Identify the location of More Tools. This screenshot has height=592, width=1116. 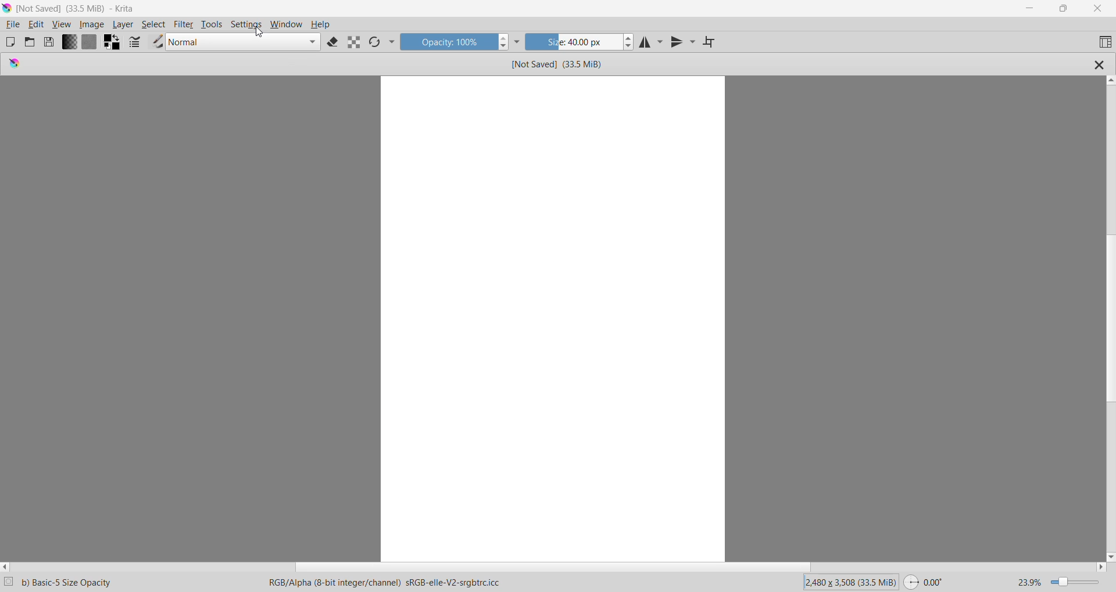
(518, 41).